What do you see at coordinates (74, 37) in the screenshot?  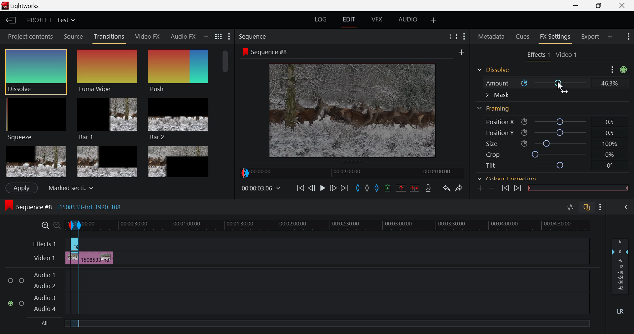 I see `Source` at bounding box center [74, 37].